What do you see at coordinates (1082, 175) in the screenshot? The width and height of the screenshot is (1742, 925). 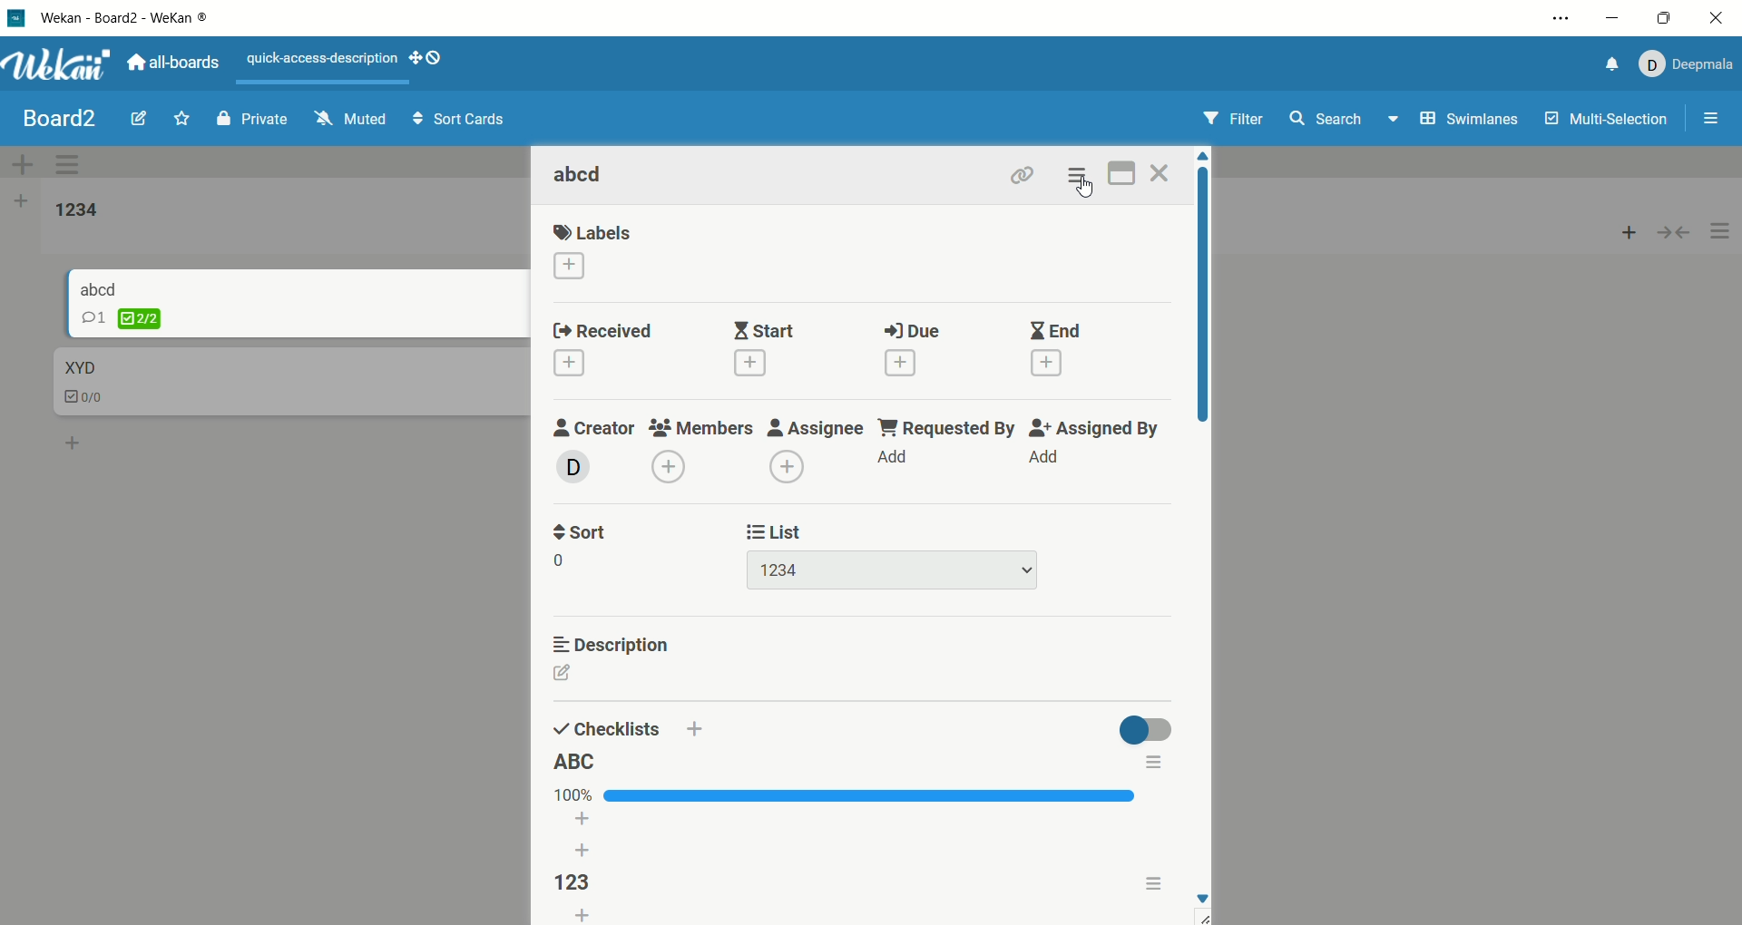 I see `selecting options` at bounding box center [1082, 175].